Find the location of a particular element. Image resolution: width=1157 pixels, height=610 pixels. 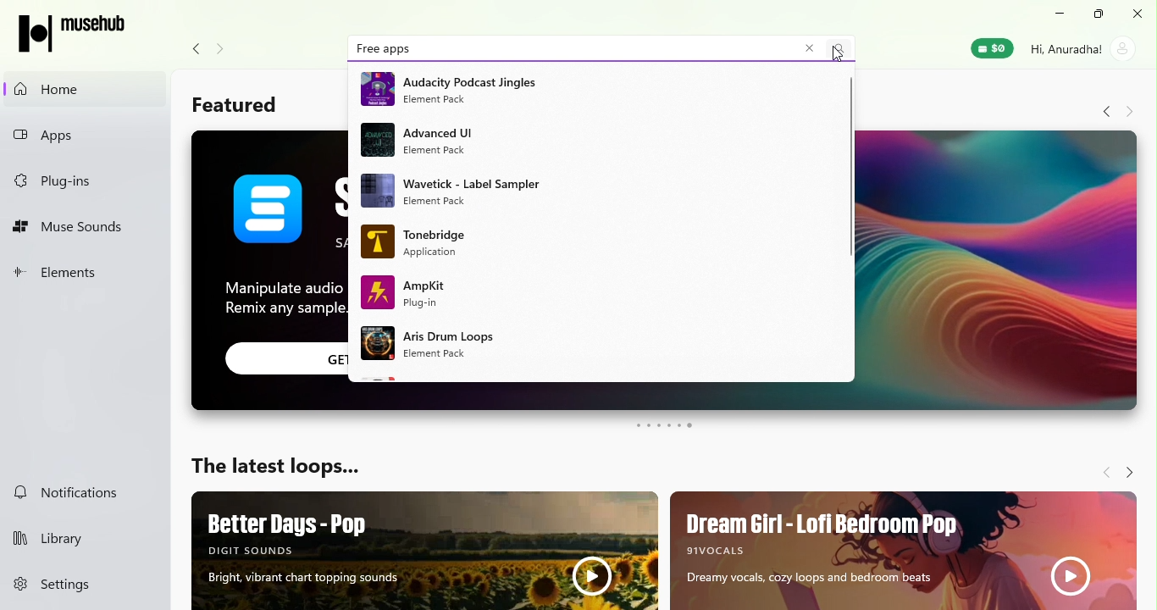

Ad is located at coordinates (596, 294).